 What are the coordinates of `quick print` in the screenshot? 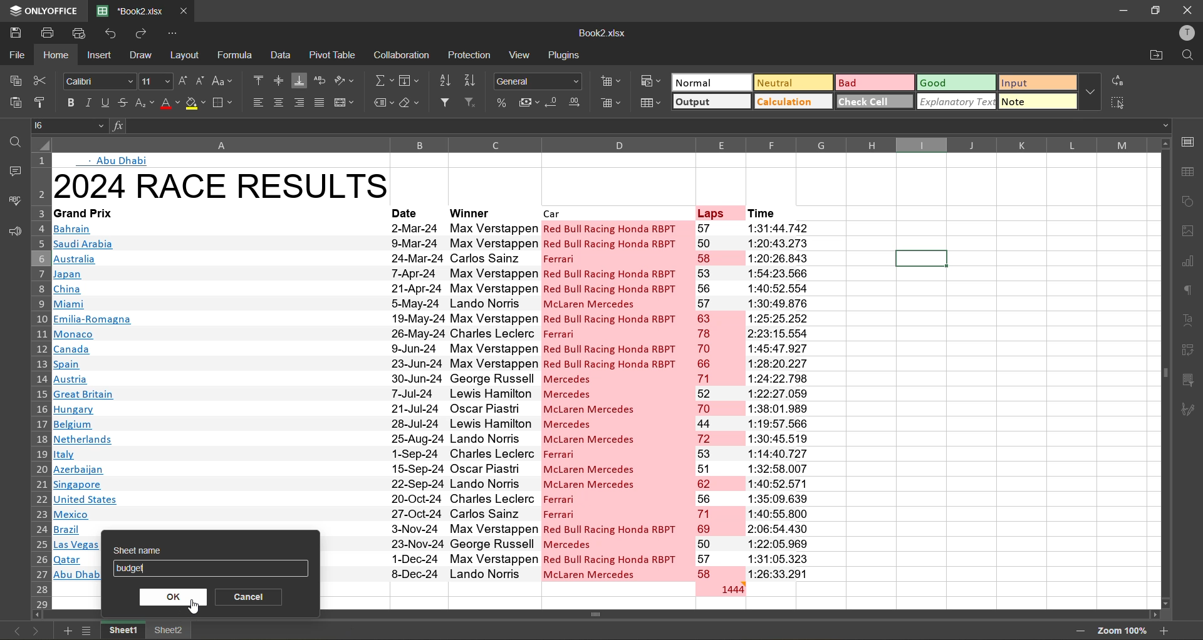 It's located at (83, 34).